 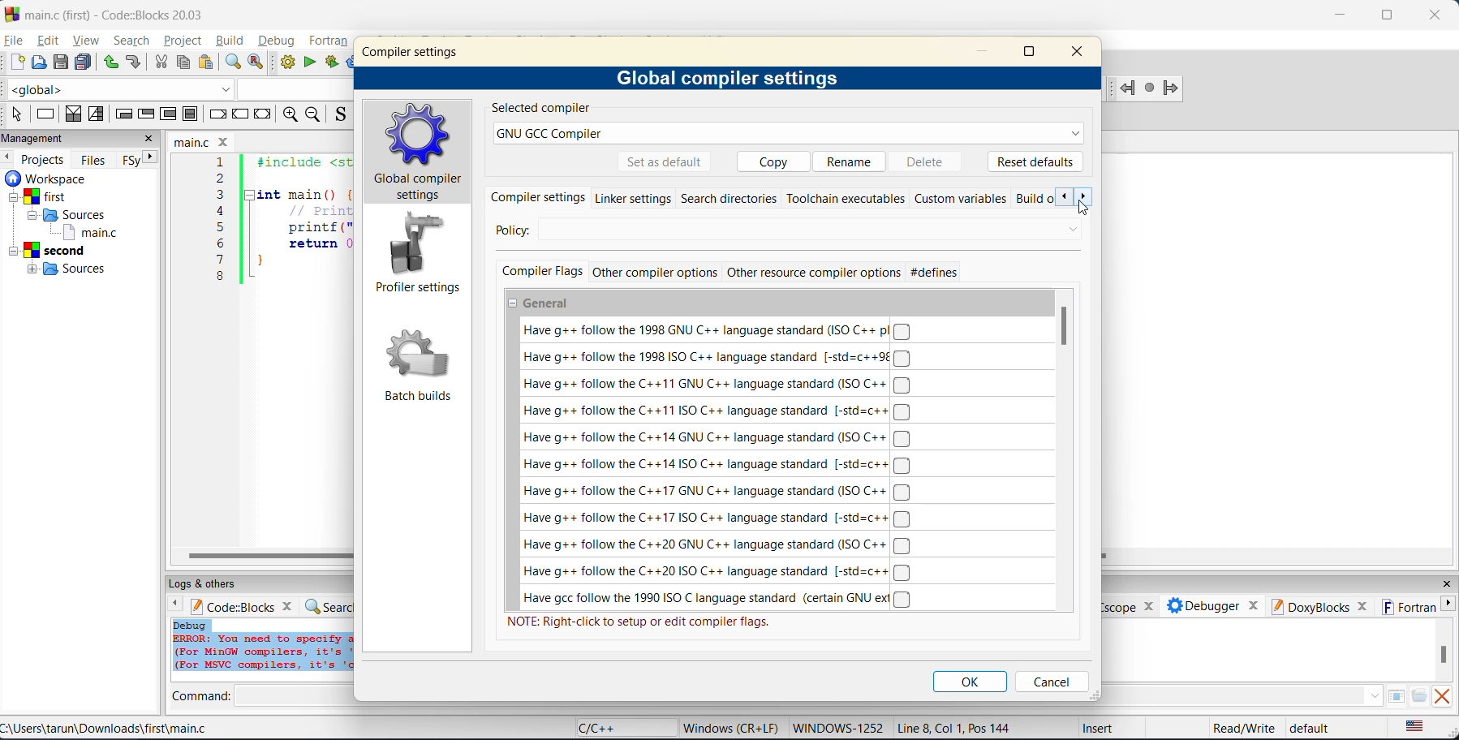 What do you see at coordinates (1150, 89) in the screenshot?
I see `last jump` at bounding box center [1150, 89].